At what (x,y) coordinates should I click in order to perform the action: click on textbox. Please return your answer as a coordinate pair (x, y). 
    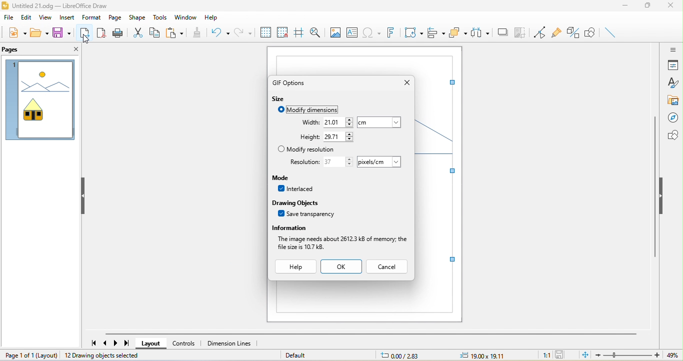
    Looking at the image, I should click on (353, 33).